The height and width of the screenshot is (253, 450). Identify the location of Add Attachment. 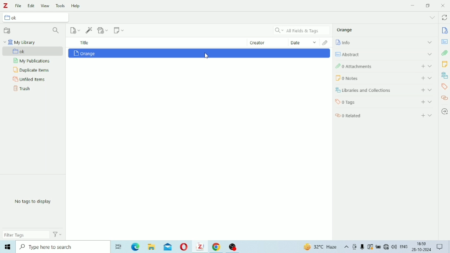
(103, 30).